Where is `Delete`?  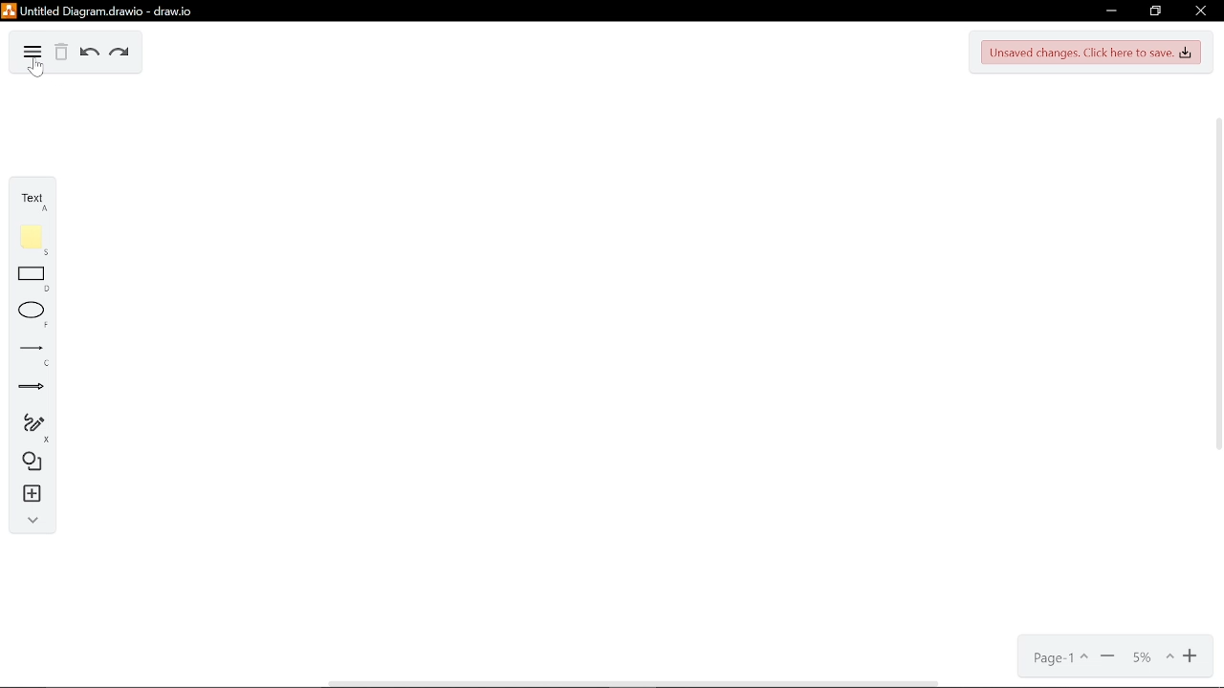 Delete is located at coordinates (59, 55).